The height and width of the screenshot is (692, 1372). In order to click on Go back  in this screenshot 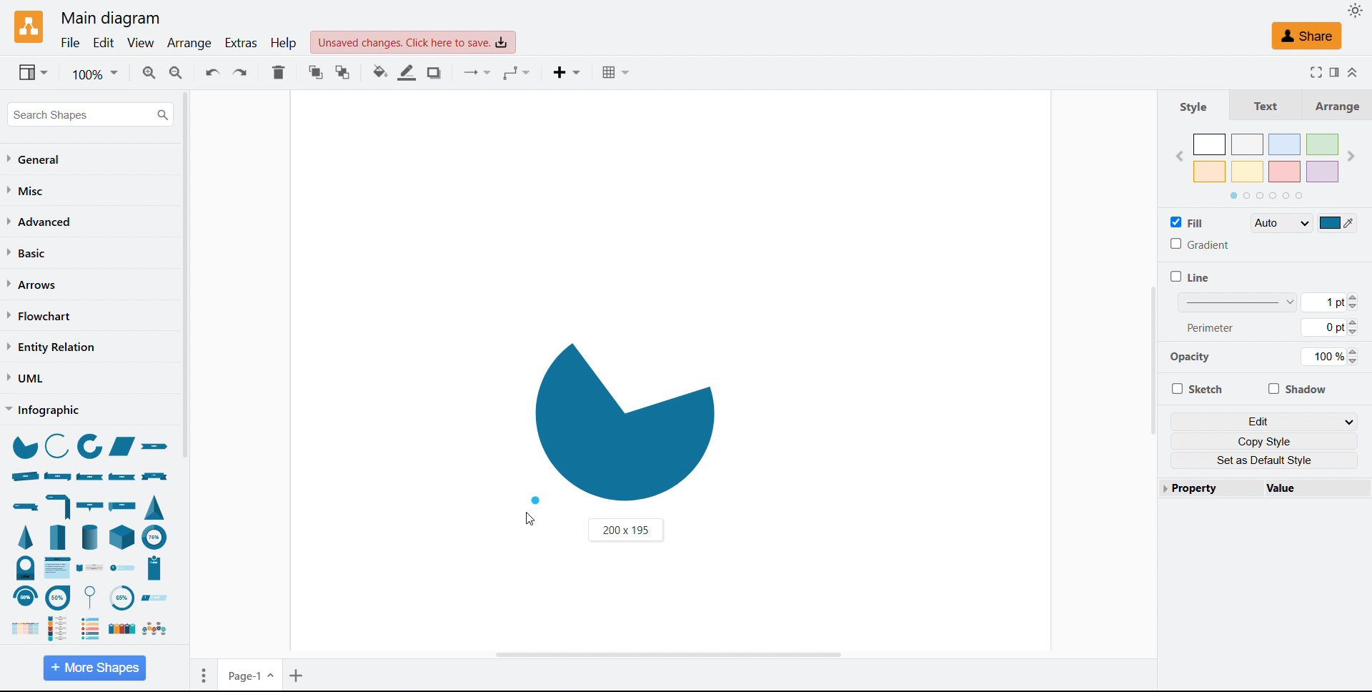, I will do `click(1179, 157)`.